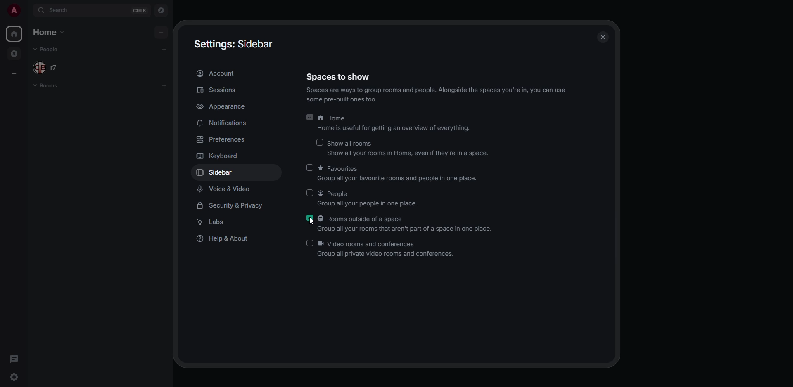 The height and width of the screenshot is (387, 793). I want to click on rooms outside of a space, so click(16, 53).